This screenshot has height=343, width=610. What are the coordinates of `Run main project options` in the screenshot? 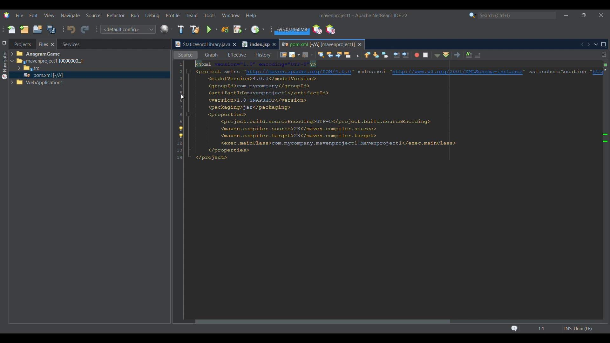 It's located at (212, 30).